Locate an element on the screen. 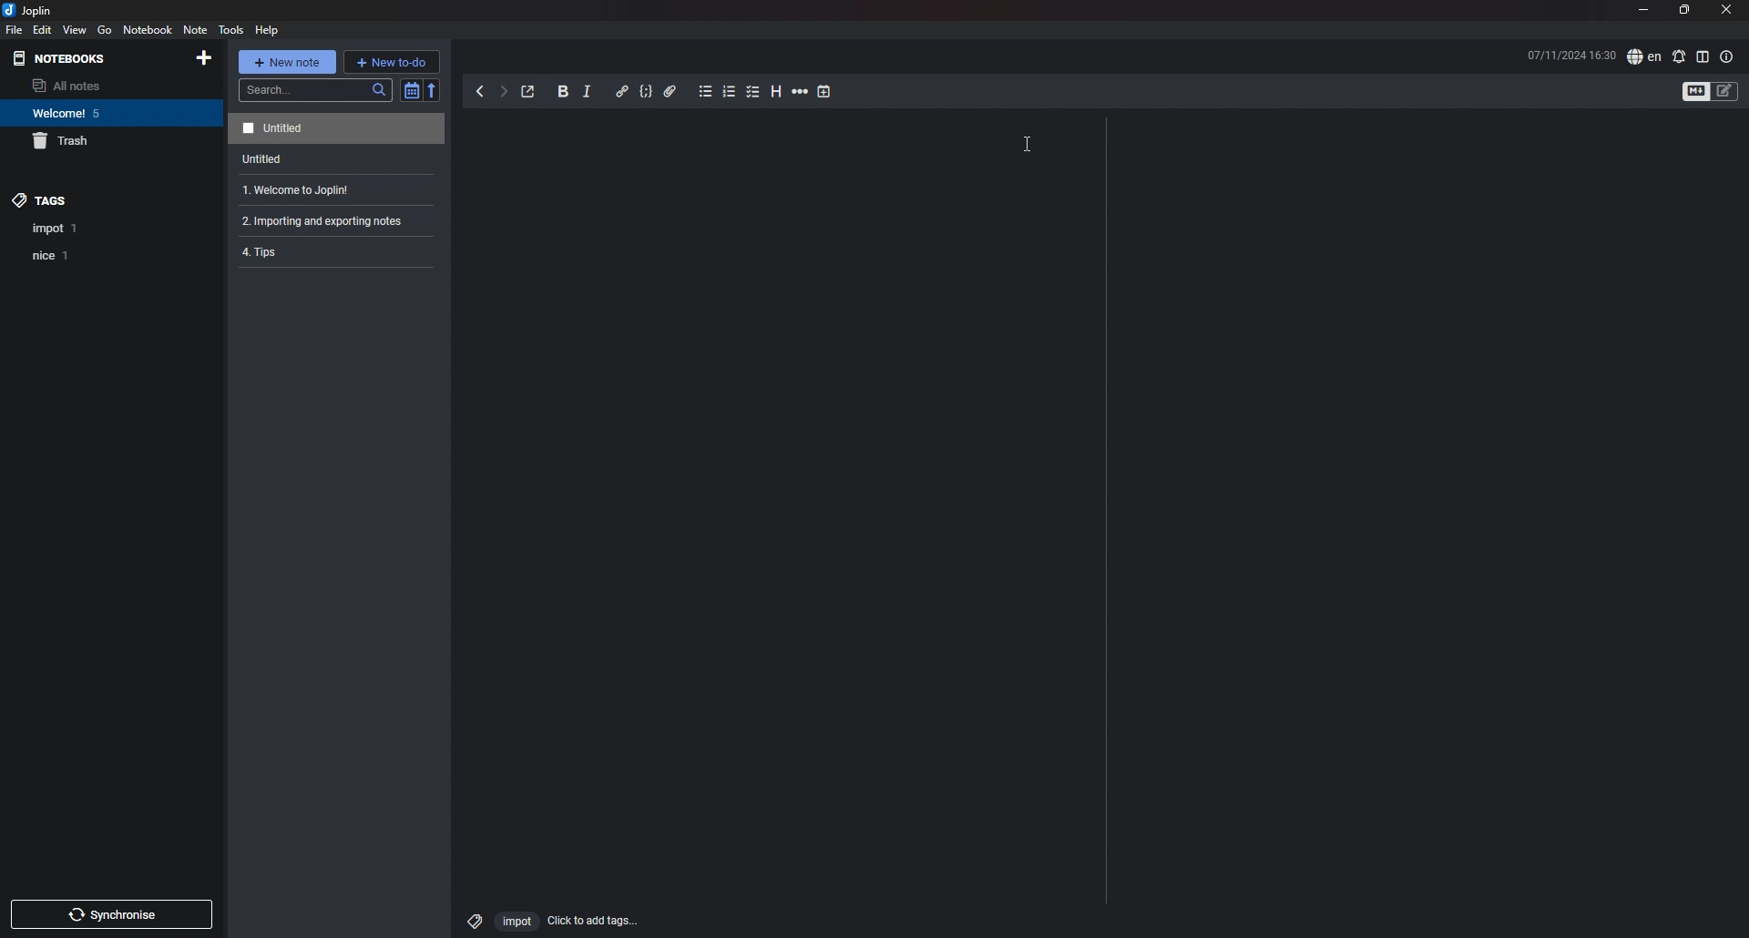 This screenshot has width=1749, height=938. search is located at coordinates (316, 90).